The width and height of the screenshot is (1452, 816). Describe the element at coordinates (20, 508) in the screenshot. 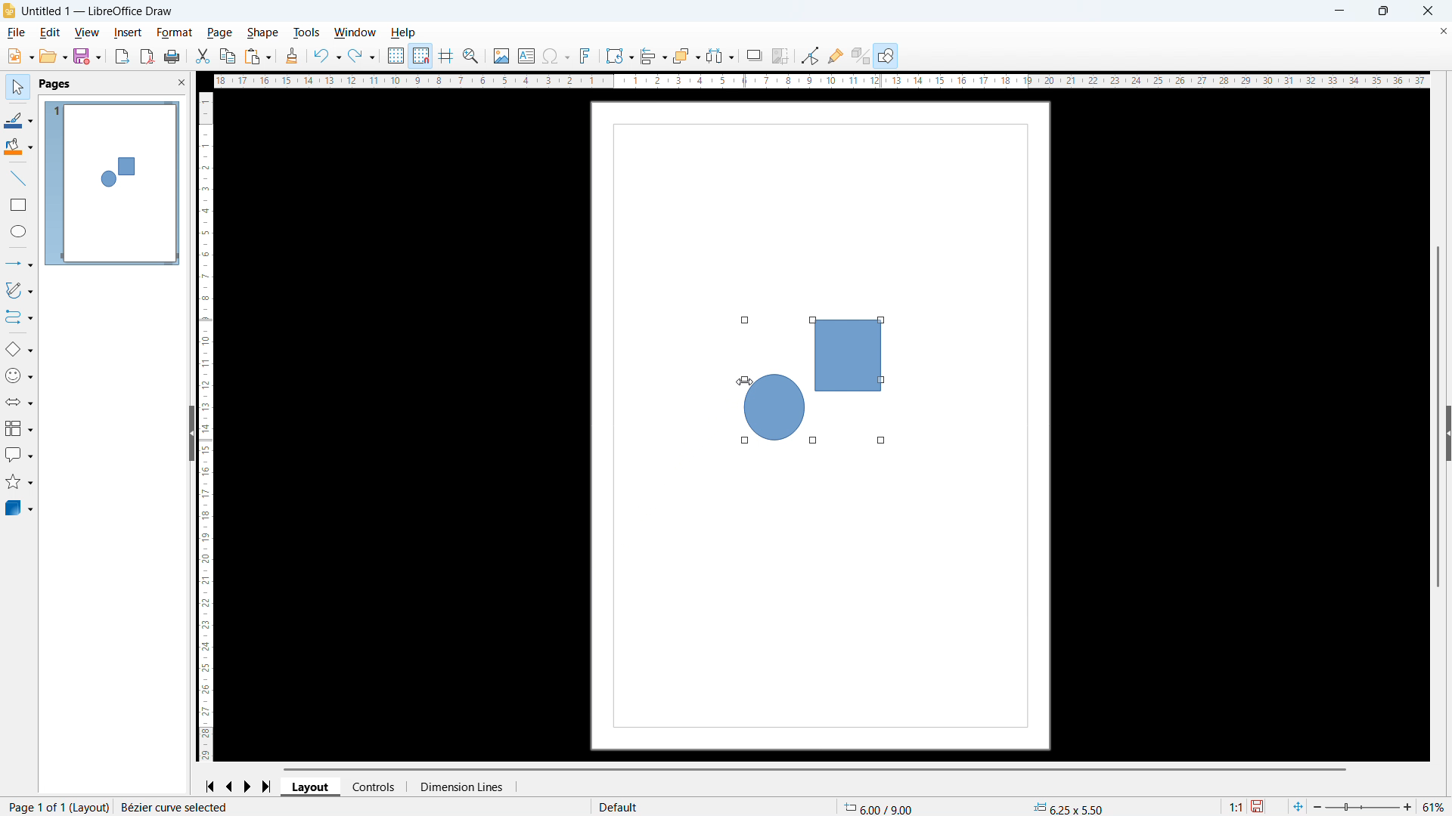

I see `3D objects ` at that location.